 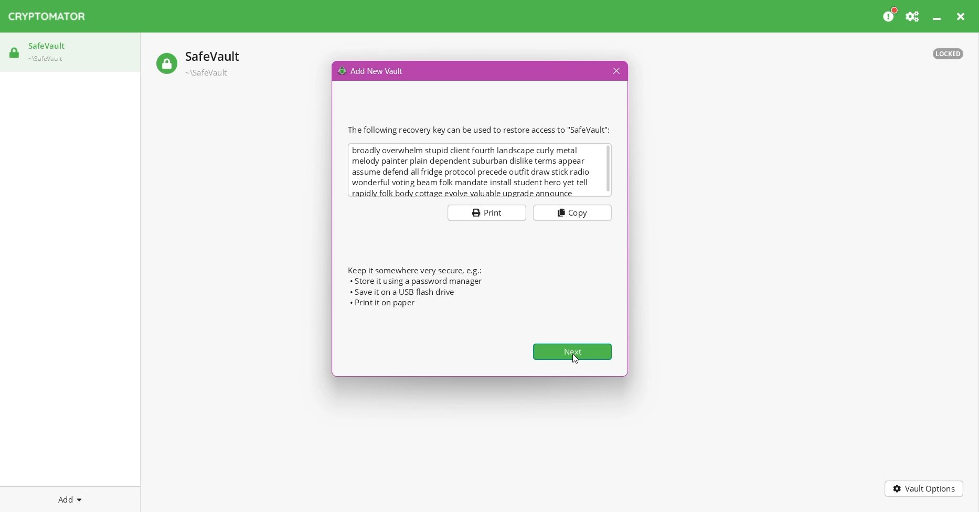 What do you see at coordinates (470, 170) in the screenshot?
I see `broadly overwhelm stupid client fourth landscape curly metal
melody painter plain dependent suburban dislike terms appear
assume defend all fridge protocol precede outfit draw stick radio
wonderful voting beam folk mandate install student hero yet tell
rapidlv folk body cottage evolve valuable upgrade announce` at bounding box center [470, 170].